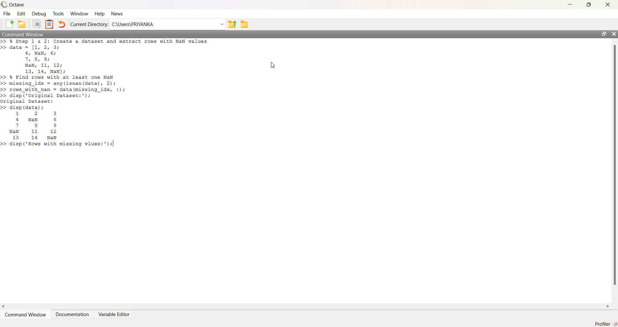 This screenshot has height=327, width=618. I want to click on Octave, so click(17, 4).